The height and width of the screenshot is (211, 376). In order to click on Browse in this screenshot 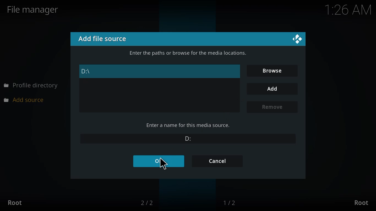, I will do `click(271, 70)`.